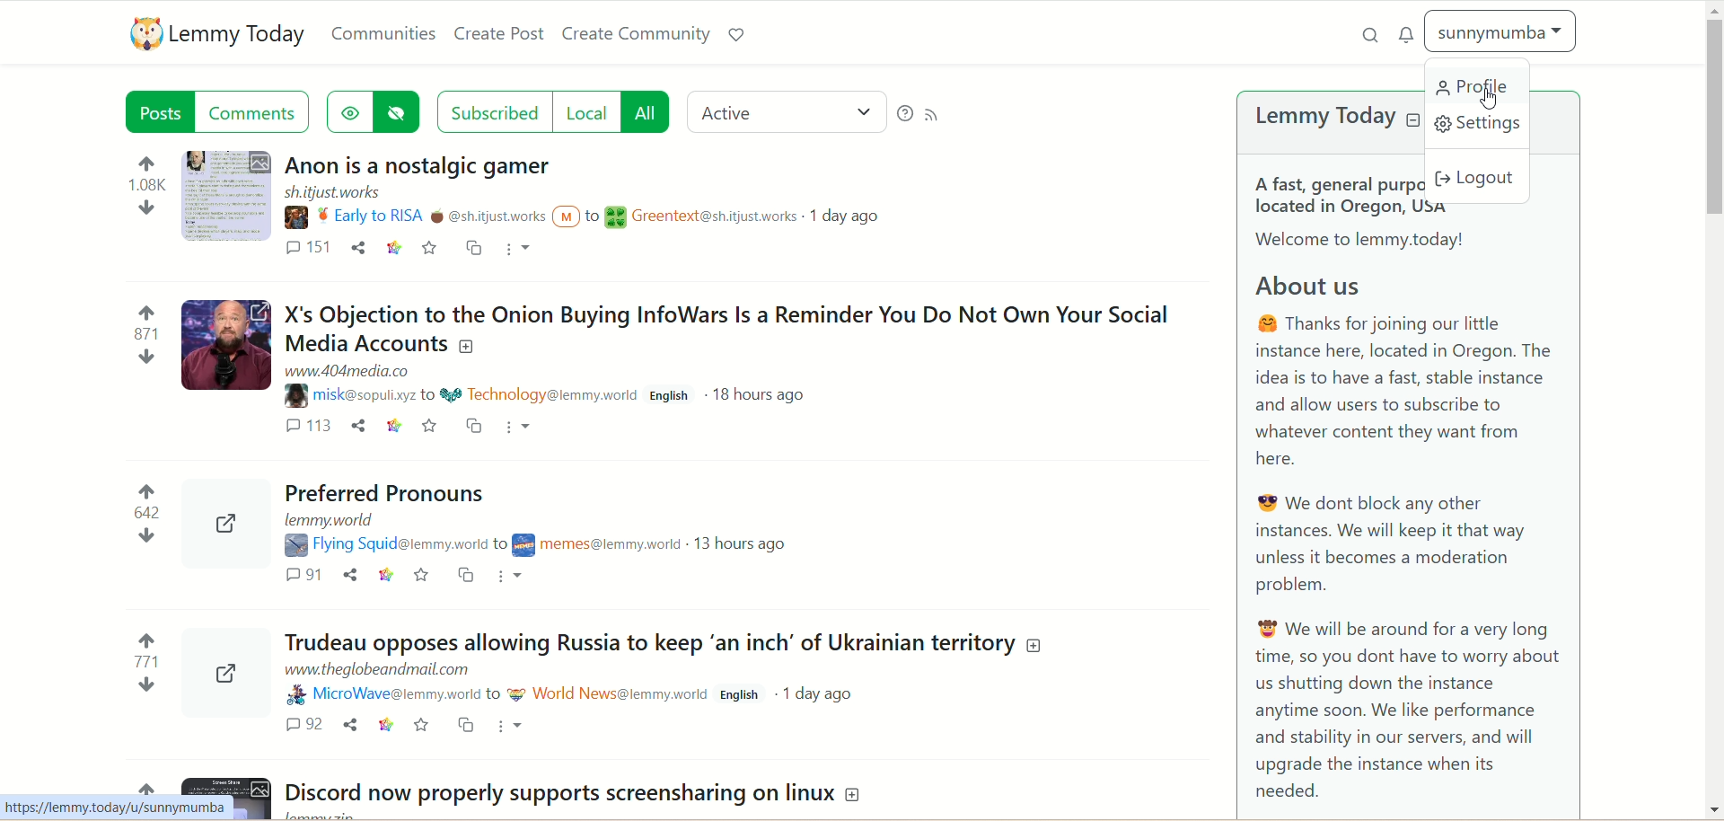  What do you see at coordinates (649, 112) in the screenshot?
I see `all` at bounding box center [649, 112].